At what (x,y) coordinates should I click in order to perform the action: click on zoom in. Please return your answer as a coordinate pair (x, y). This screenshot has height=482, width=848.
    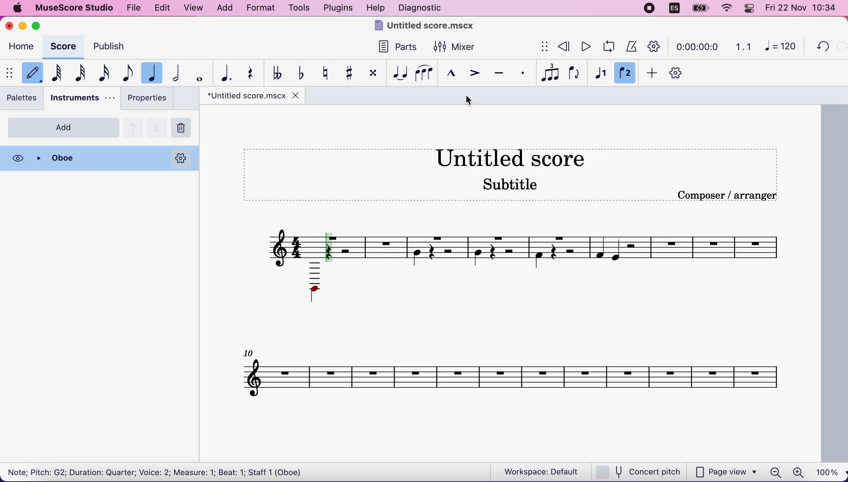
    Looking at the image, I should click on (799, 471).